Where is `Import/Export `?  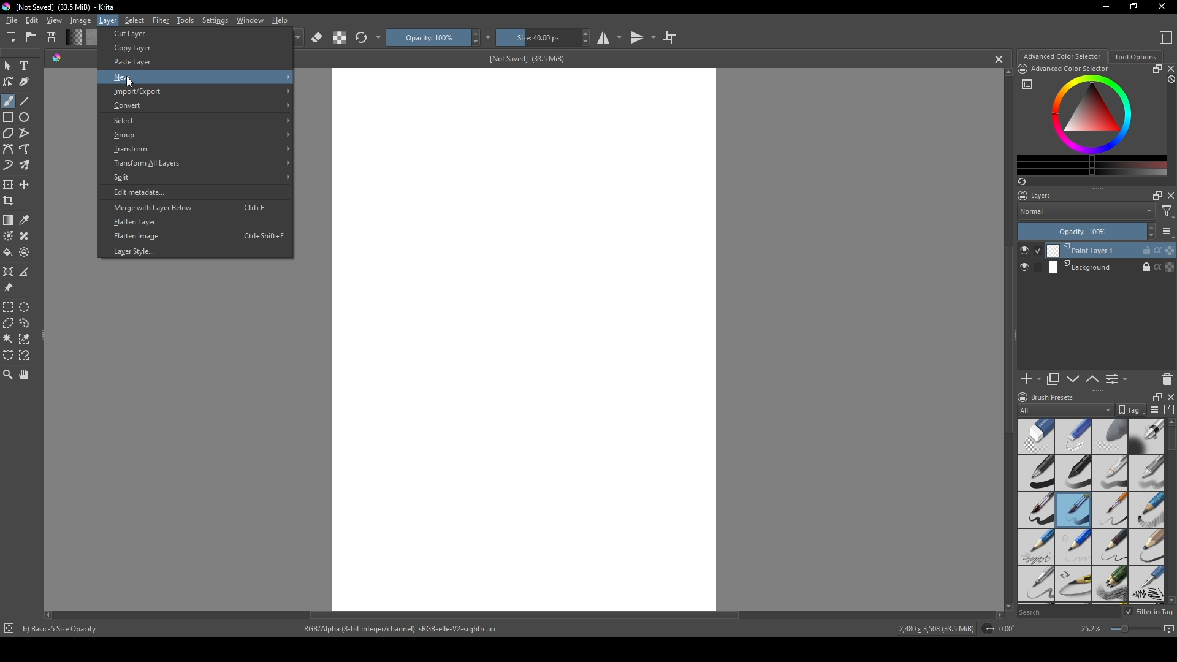
Import/Export  is located at coordinates (200, 92).